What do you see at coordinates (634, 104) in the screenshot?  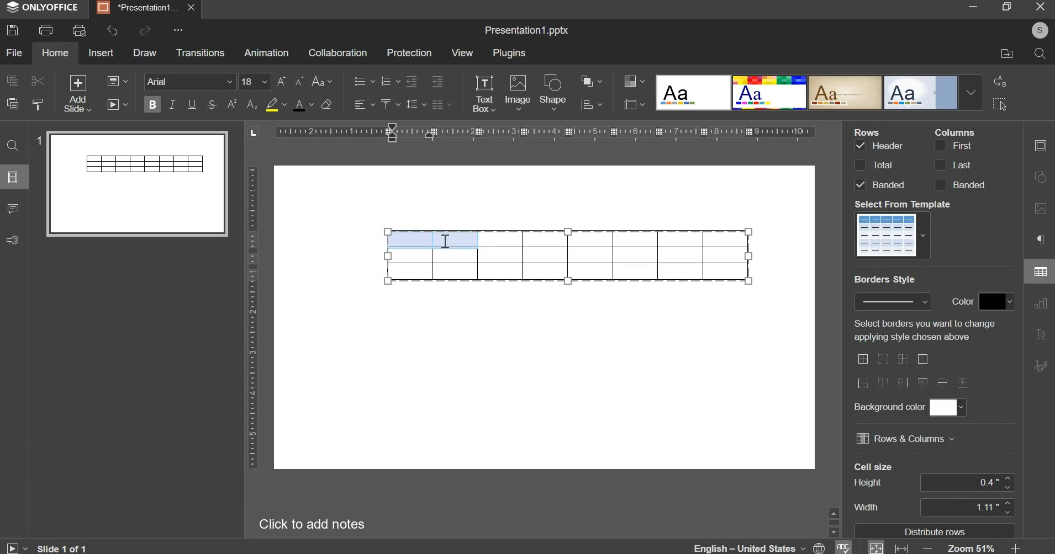 I see `slide size` at bounding box center [634, 104].